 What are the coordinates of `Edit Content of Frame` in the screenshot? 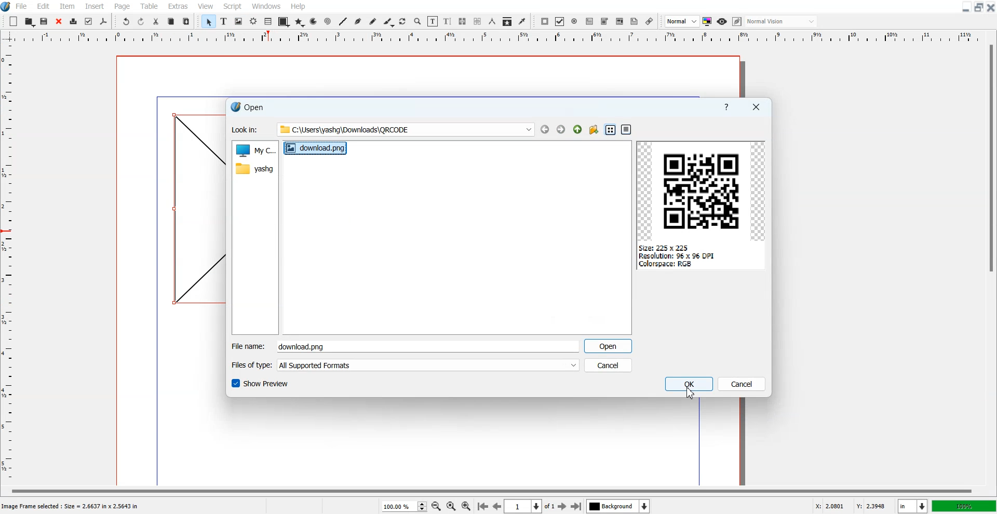 It's located at (433, 21).